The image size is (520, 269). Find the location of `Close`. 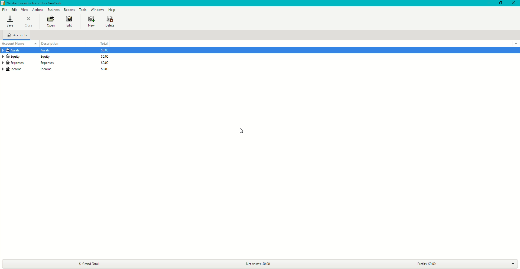

Close is located at coordinates (513, 3).